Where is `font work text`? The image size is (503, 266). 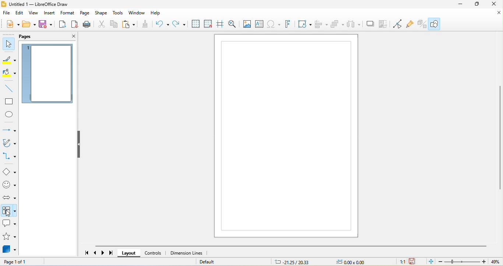
font work text is located at coordinates (290, 25).